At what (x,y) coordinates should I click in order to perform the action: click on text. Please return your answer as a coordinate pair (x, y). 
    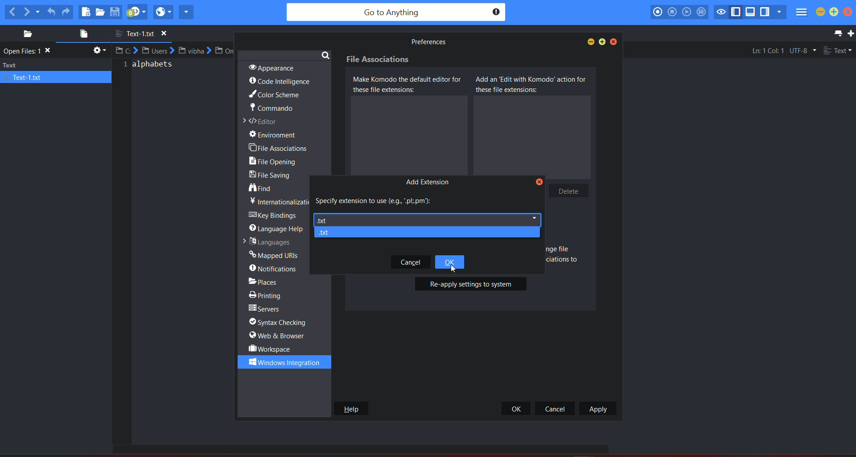
    Looking at the image, I should click on (151, 67).